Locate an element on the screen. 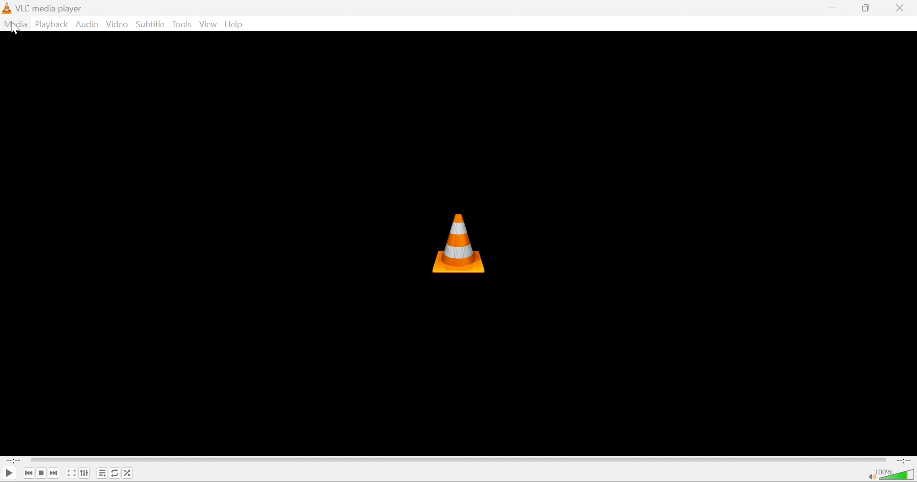 This screenshot has width=917, height=482. Play is located at coordinates (10, 473).